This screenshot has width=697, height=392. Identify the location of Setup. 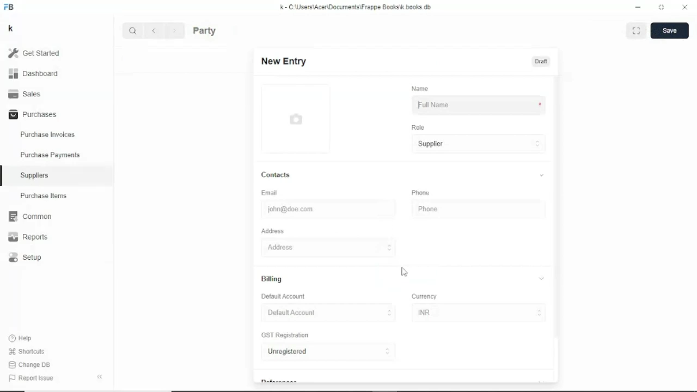
(25, 258).